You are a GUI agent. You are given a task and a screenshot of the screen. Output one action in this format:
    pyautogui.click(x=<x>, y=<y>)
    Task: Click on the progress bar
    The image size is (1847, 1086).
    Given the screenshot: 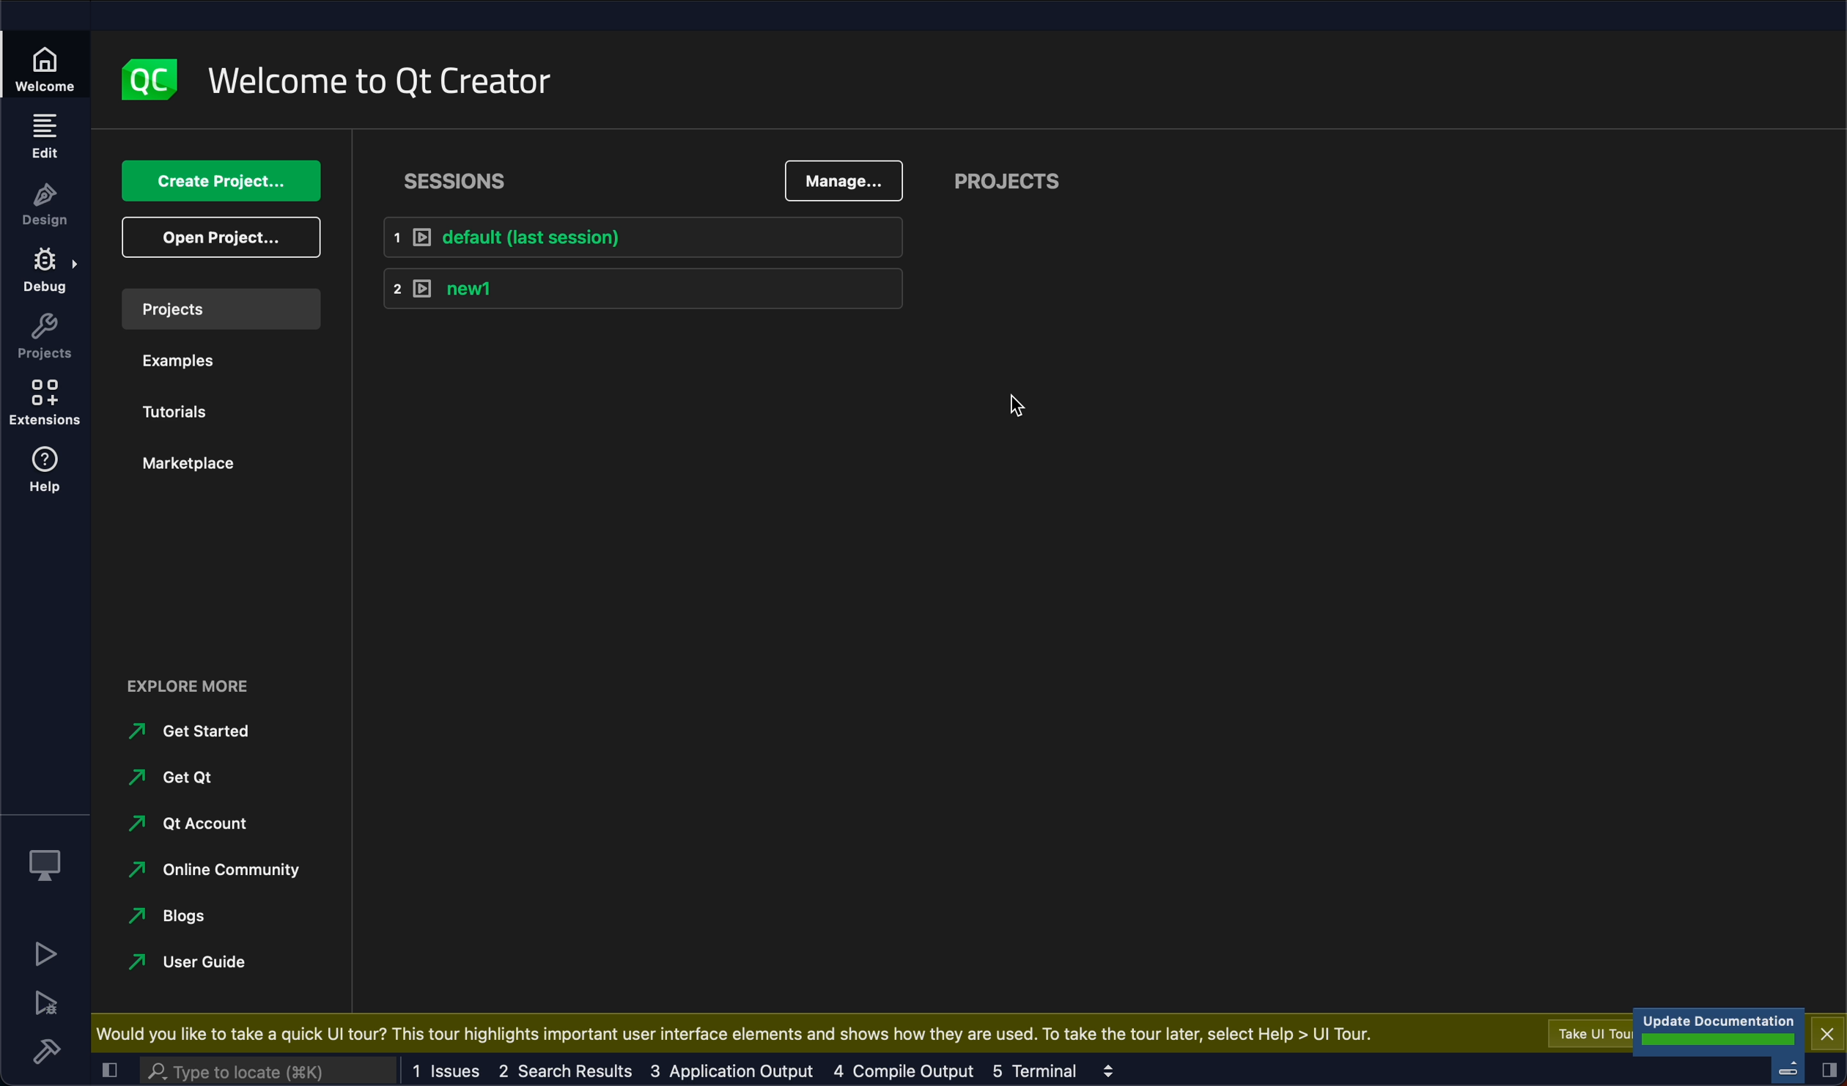 What is the action you would take?
    pyautogui.click(x=1788, y=1067)
    